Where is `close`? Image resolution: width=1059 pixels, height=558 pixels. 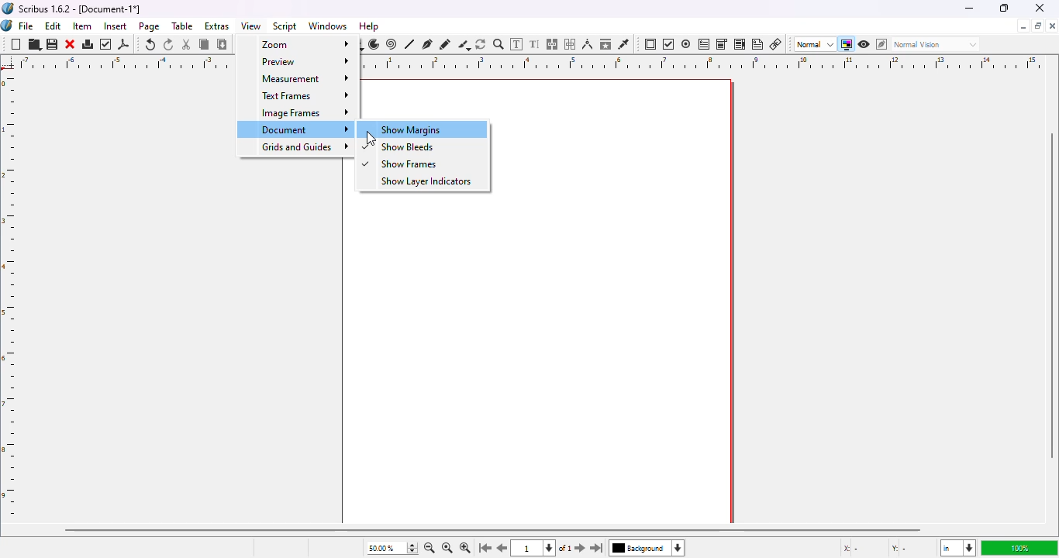 close is located at coordinates (1052, 26).